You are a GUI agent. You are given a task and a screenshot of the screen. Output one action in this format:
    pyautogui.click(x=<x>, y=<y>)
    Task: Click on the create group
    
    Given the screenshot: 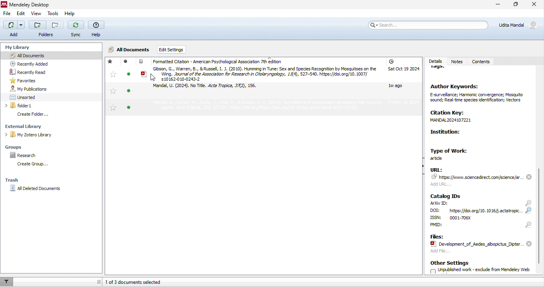 What is the action you would take?
    pyautogui.click(x=34, y=165)
    